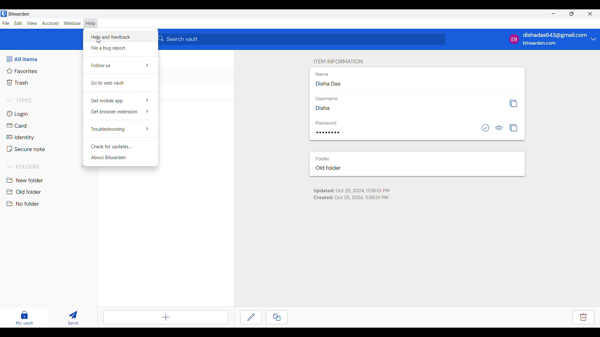  I want to click on Account menu, so click(50, 23).